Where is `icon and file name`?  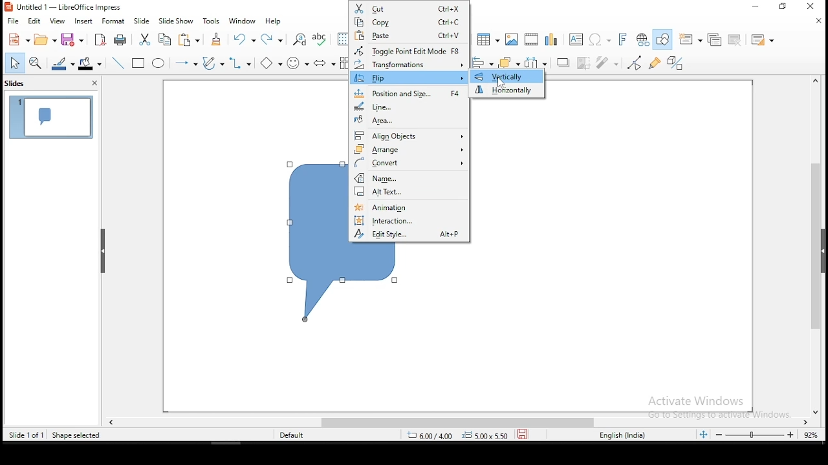 icon and file name is located at coordinates (66, 6).